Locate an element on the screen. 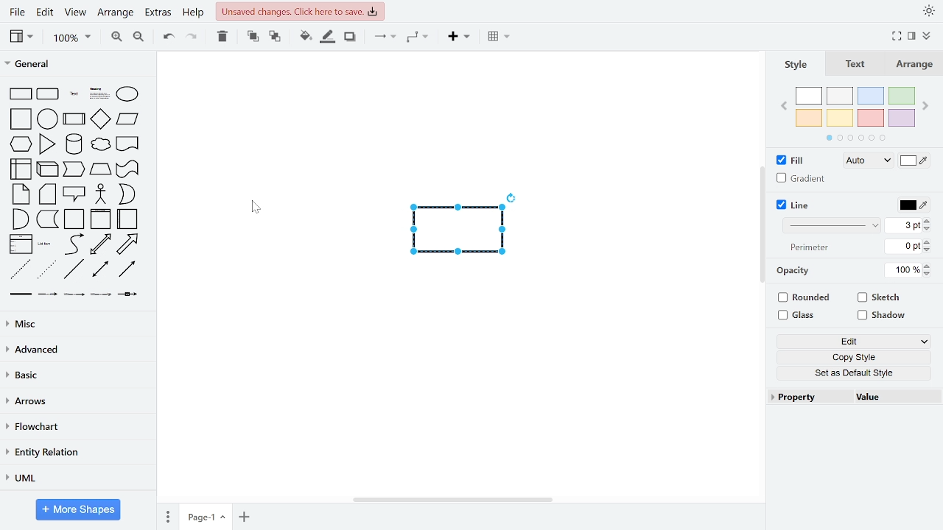  misc is located at coordinates (75, 325).